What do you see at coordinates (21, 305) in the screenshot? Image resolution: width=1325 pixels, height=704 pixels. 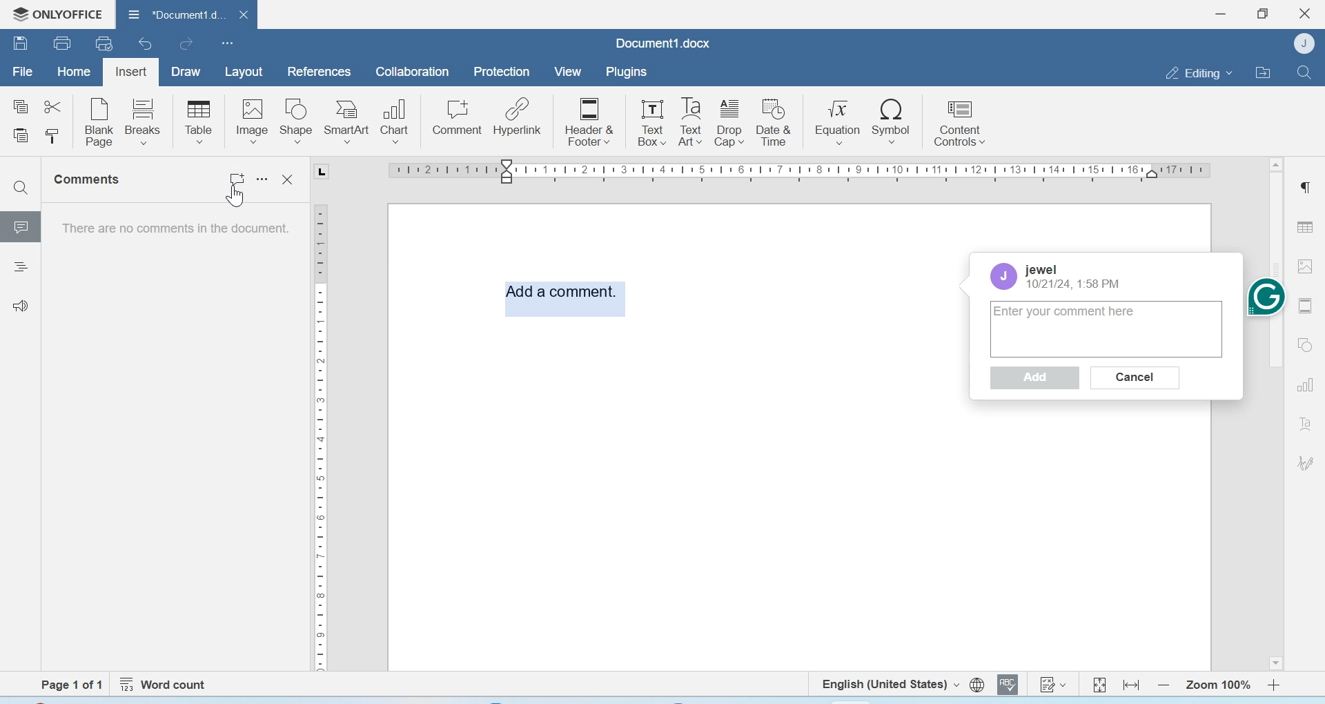 I see `Feedback & Support` at bounding box center [21, 305].